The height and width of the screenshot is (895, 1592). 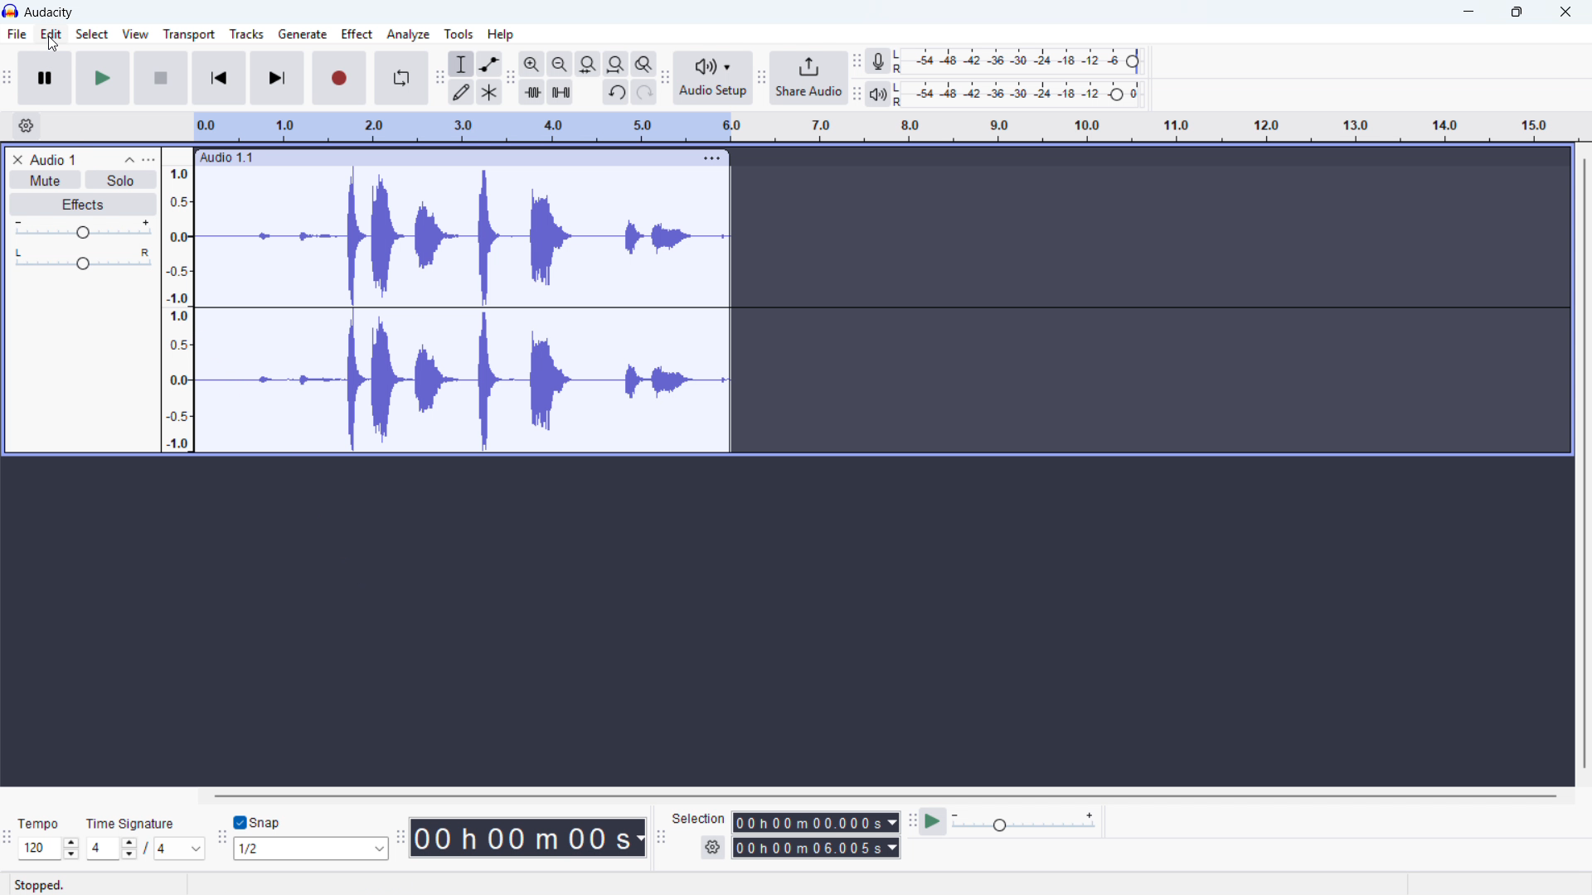 What do you see at coordinates (643, 92) in the screenshot?
I see `redo` at bounding box center [643, 92].